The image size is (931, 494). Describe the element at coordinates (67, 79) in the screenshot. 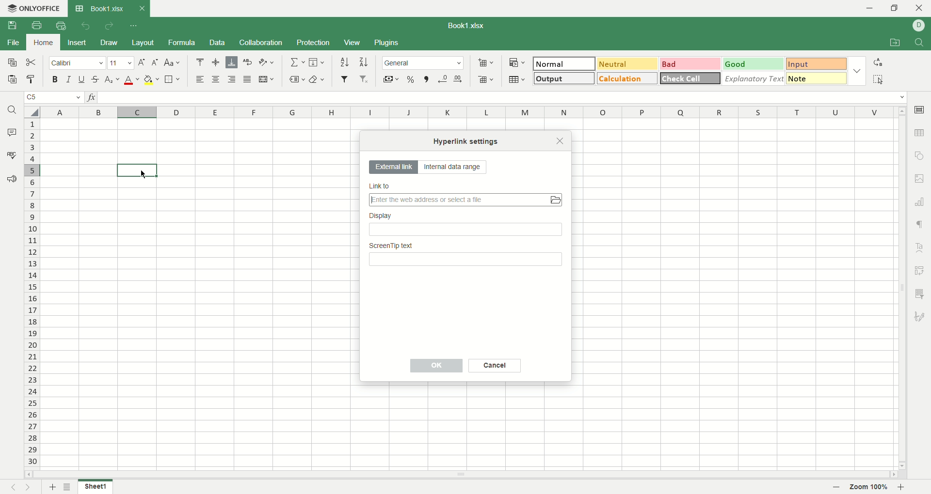

I see `italics` at that location.